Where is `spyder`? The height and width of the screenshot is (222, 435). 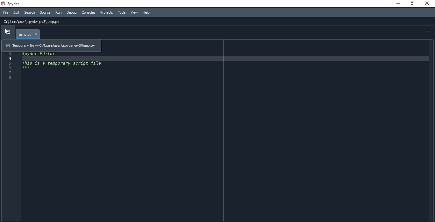 spyder is located at coordinates (19, 3).